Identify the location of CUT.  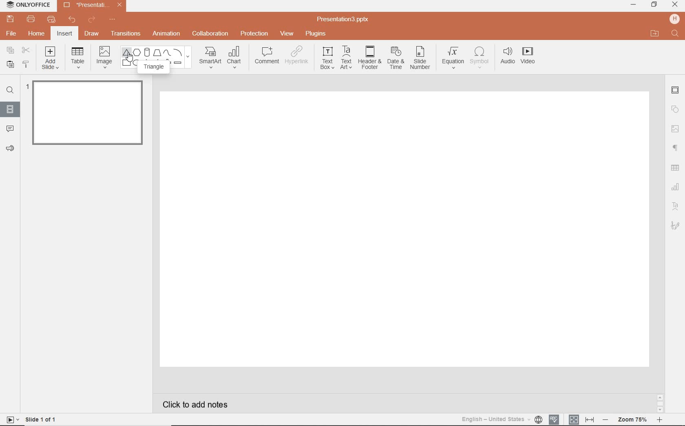
(27, 50).